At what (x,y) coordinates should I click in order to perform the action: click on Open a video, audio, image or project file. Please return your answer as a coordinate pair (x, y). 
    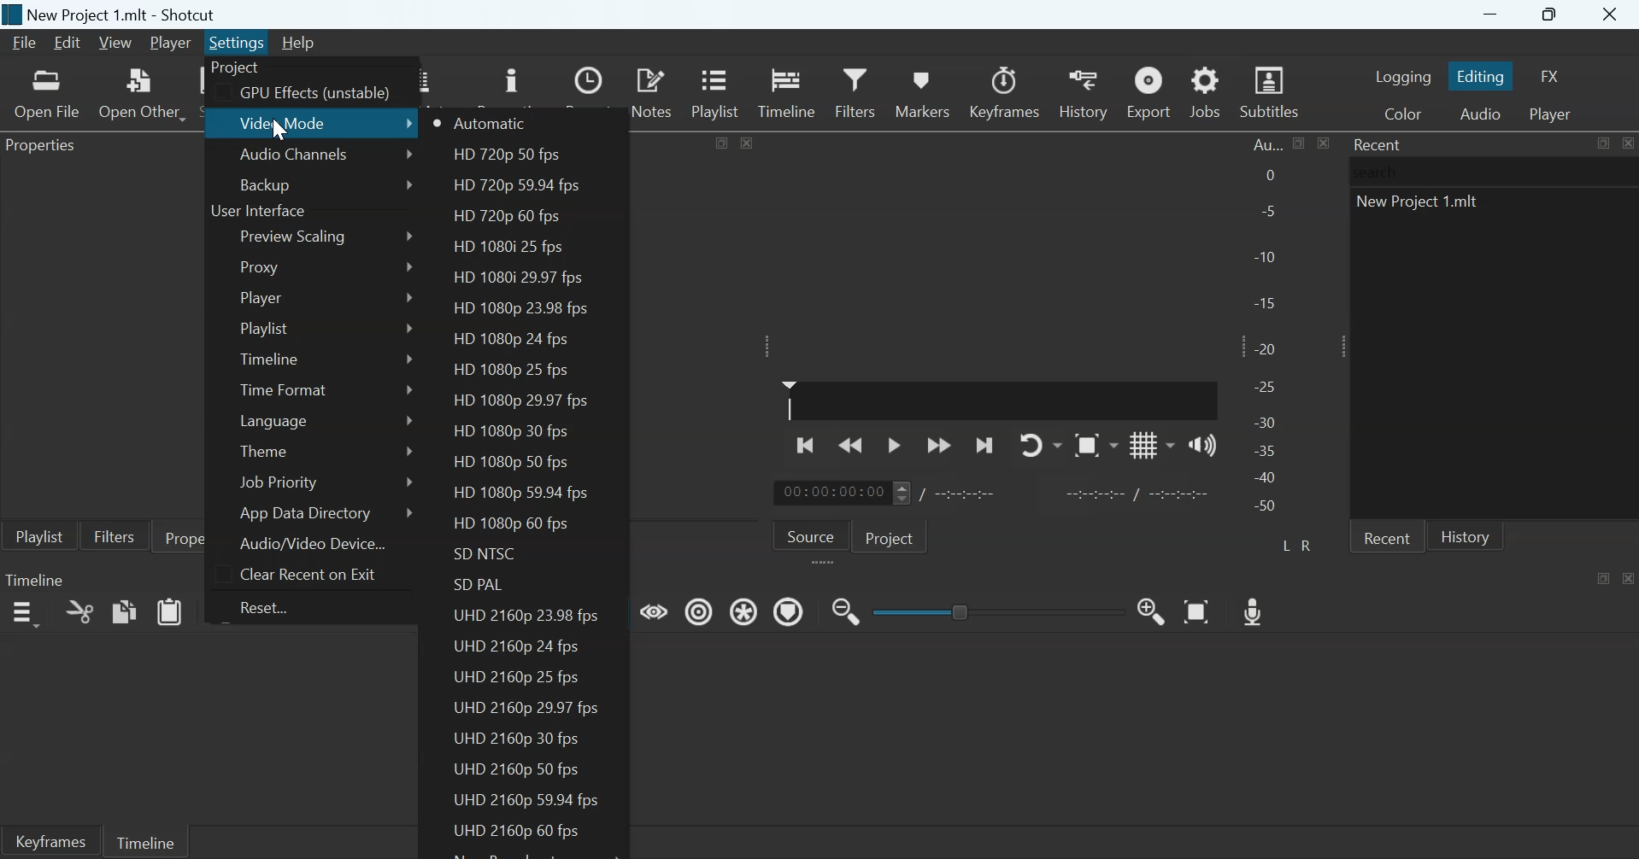
    Looking at the image, I should click on (48, 94).